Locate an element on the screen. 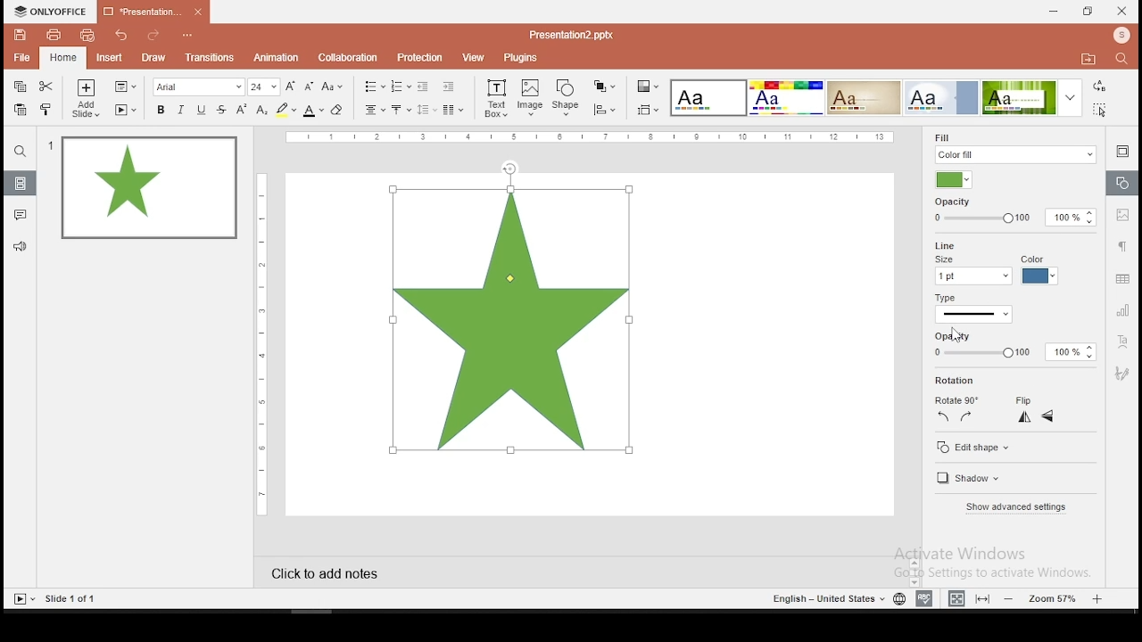 The width and height of the screenshot is (1142, 642). line type is located at coordinates (973, 309).